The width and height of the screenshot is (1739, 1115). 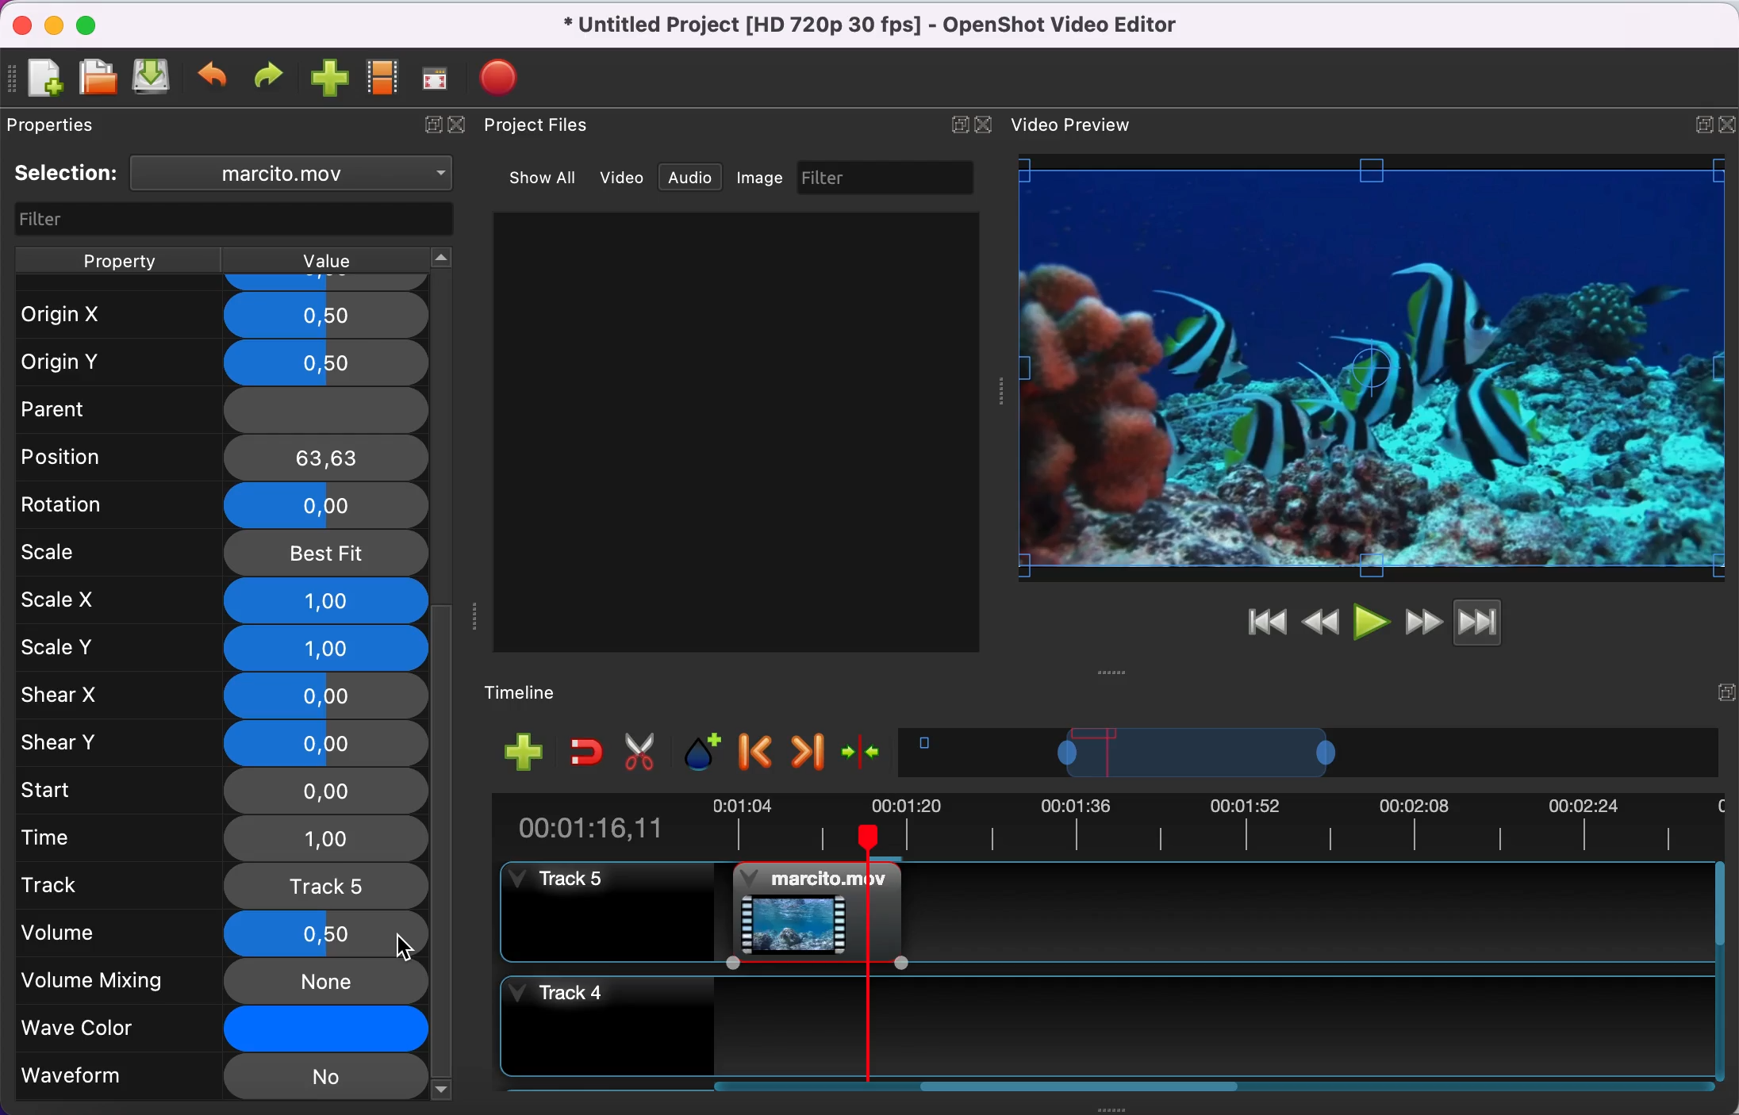 I want to click on rotation 0, so click(x=215, y=504).